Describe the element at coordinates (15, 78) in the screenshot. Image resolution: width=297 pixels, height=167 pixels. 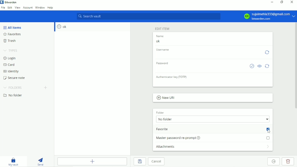
I see `Secure note` at that location.